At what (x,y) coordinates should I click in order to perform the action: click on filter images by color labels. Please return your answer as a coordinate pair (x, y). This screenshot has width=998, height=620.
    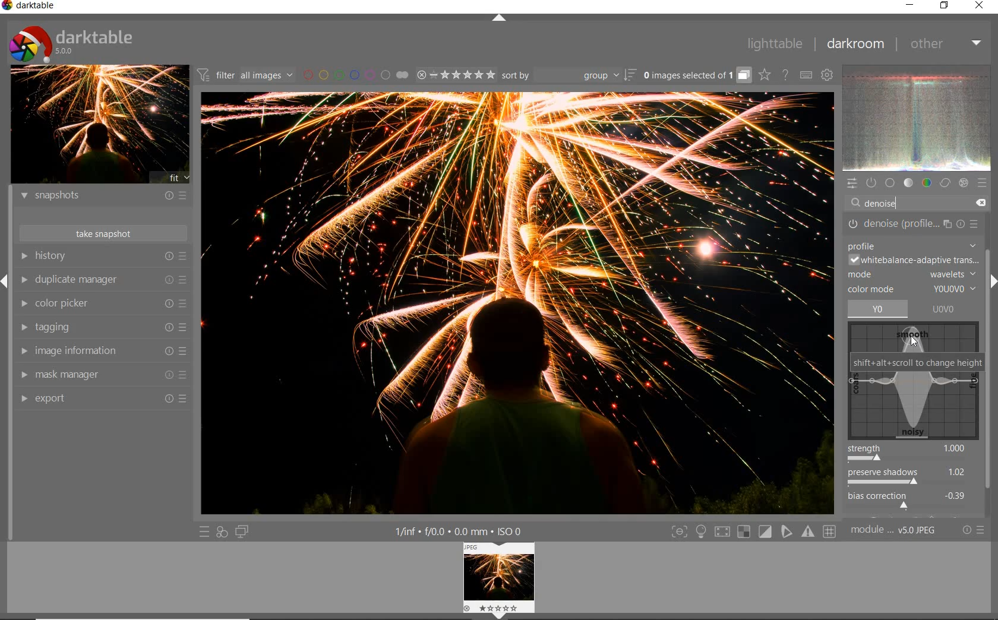
    Looking at the image, I should click on (354, 75).